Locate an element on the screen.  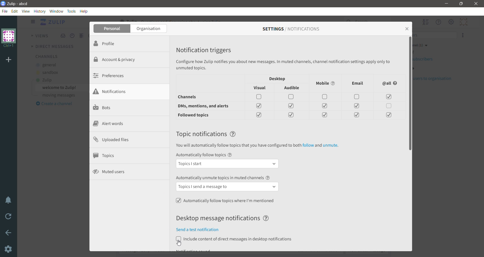
File is located at coordinates (6, 11).